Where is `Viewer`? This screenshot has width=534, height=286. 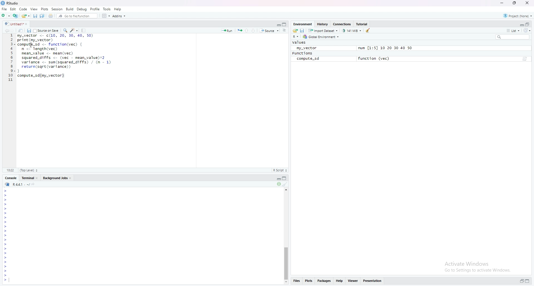 Viewer is located at coordinates (352, 281).